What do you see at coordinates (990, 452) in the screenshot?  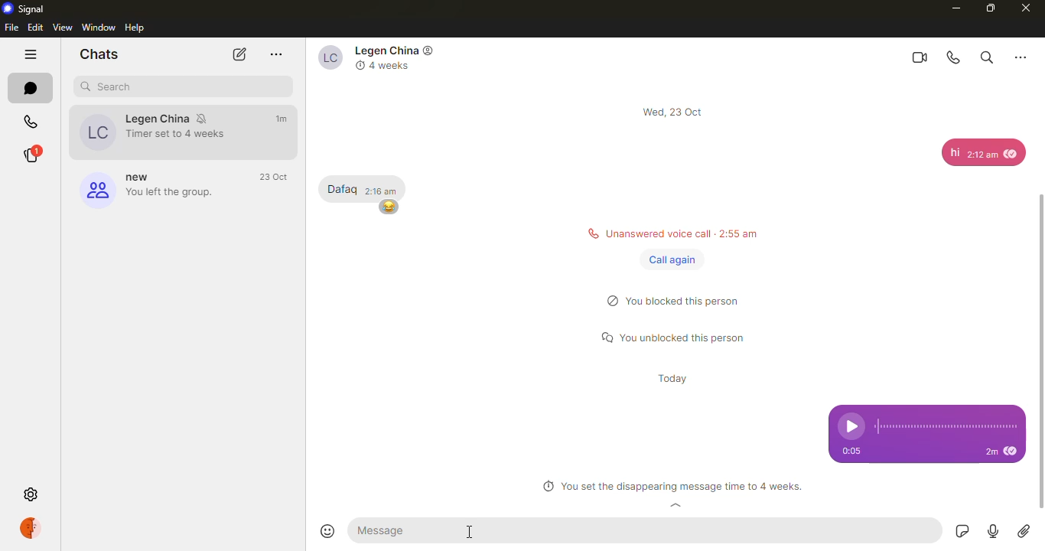 I see `2m` at bounding box center [990, 452].